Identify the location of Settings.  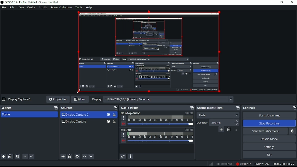
(270, 147).